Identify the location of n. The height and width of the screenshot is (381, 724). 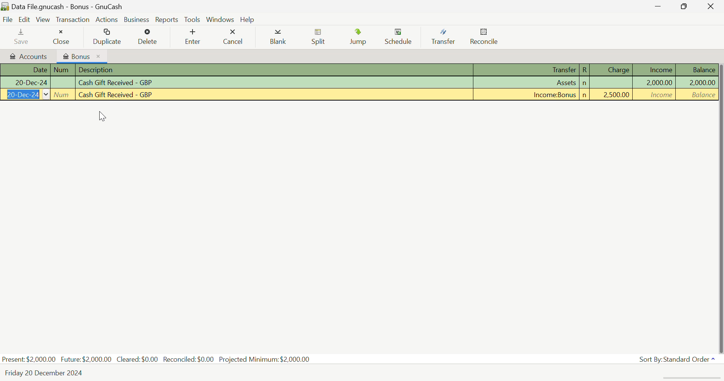
(585, 95).